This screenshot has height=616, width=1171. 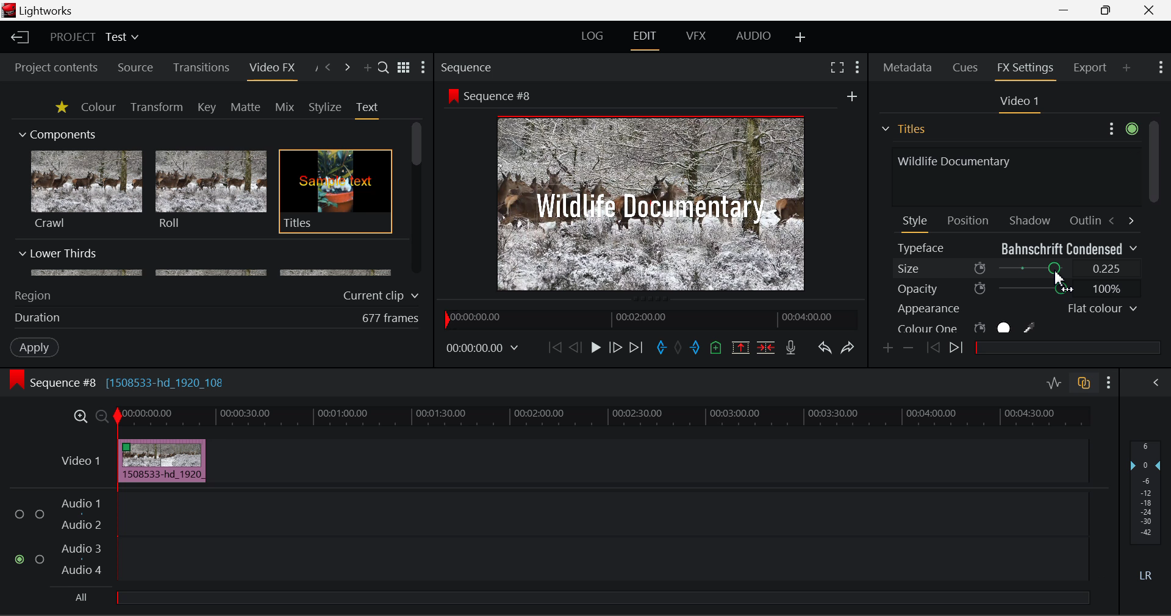 What do you see at coordinates (82, 460) in the screenshot?
I see `Video 1` at bounding box center [82, 460].